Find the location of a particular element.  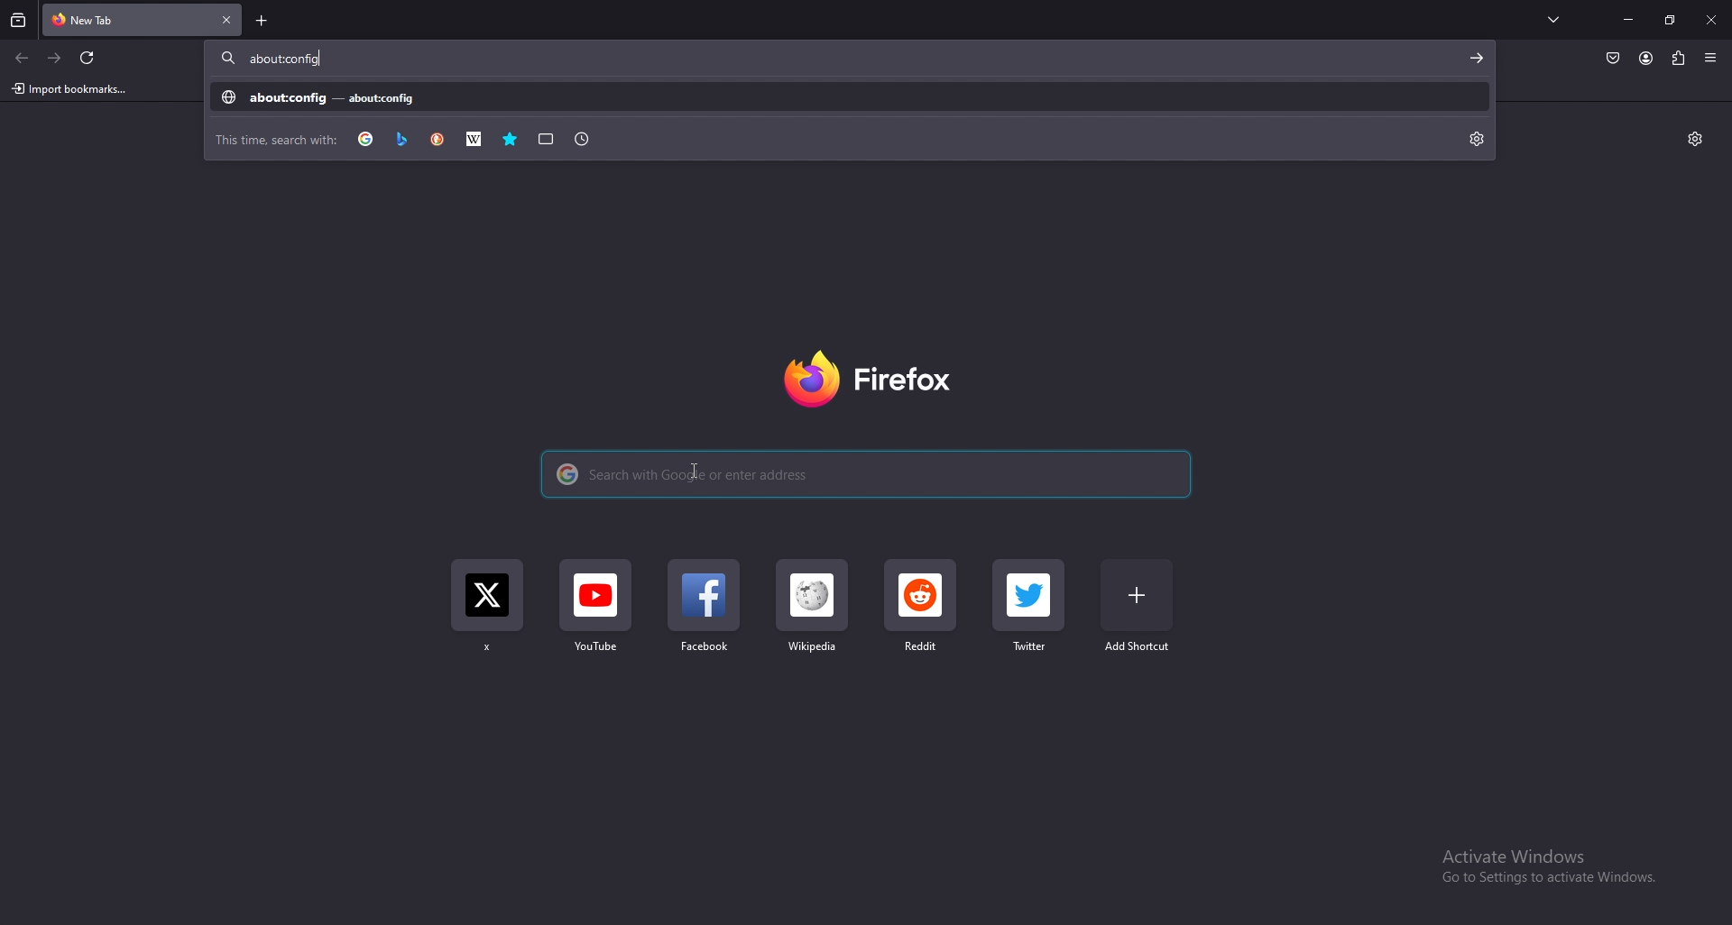

bing is located at coordinates (403, 139).